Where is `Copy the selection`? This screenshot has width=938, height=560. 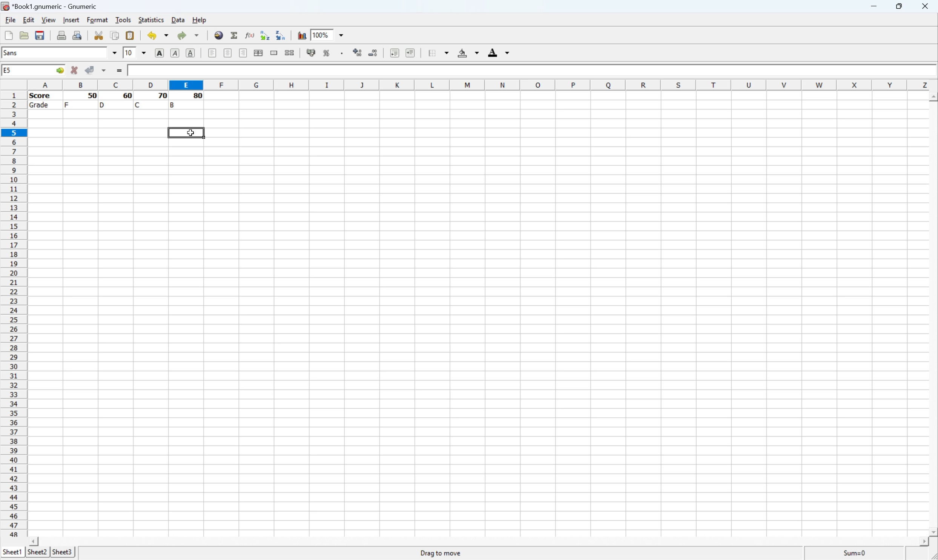 Copy the selection is located at coordinates (115, 37).